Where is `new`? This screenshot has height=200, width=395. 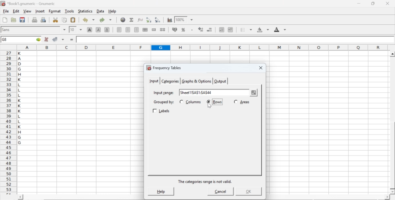 new is located at coordinates (5, 20).